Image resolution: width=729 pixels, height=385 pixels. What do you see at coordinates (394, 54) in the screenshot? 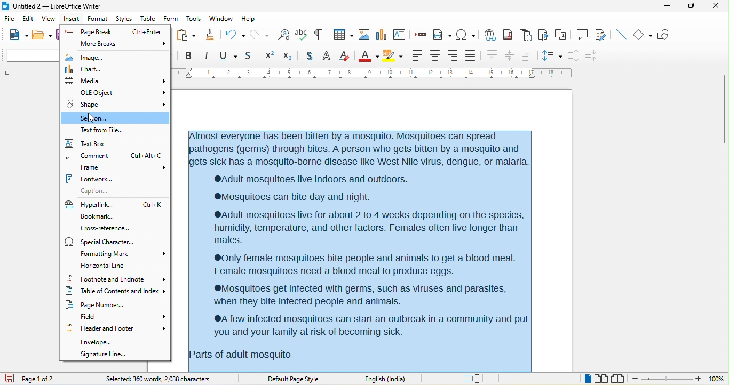
I see `background color` at bounding box center [394, 54].